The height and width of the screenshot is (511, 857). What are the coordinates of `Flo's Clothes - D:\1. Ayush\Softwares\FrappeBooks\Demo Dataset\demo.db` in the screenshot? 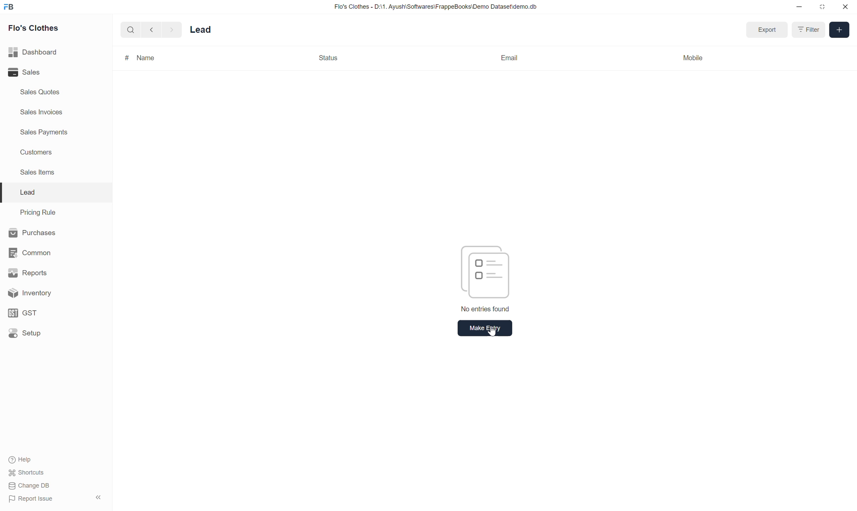 It's located at (436, 6).